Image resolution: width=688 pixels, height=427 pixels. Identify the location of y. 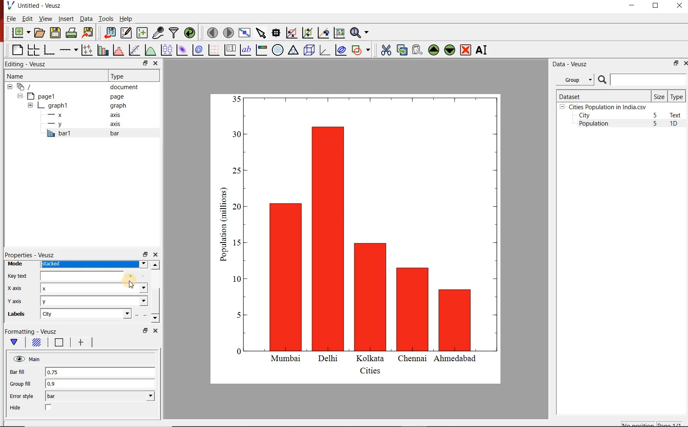
(94, 301).